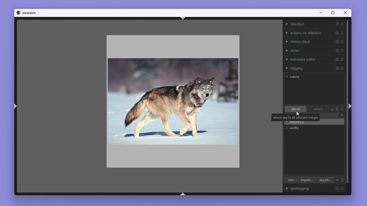 The image size is (367, 206). Describe the element at coordinates (15, 107) in the screenshot. I see `ctrl+shift+l` at that location.